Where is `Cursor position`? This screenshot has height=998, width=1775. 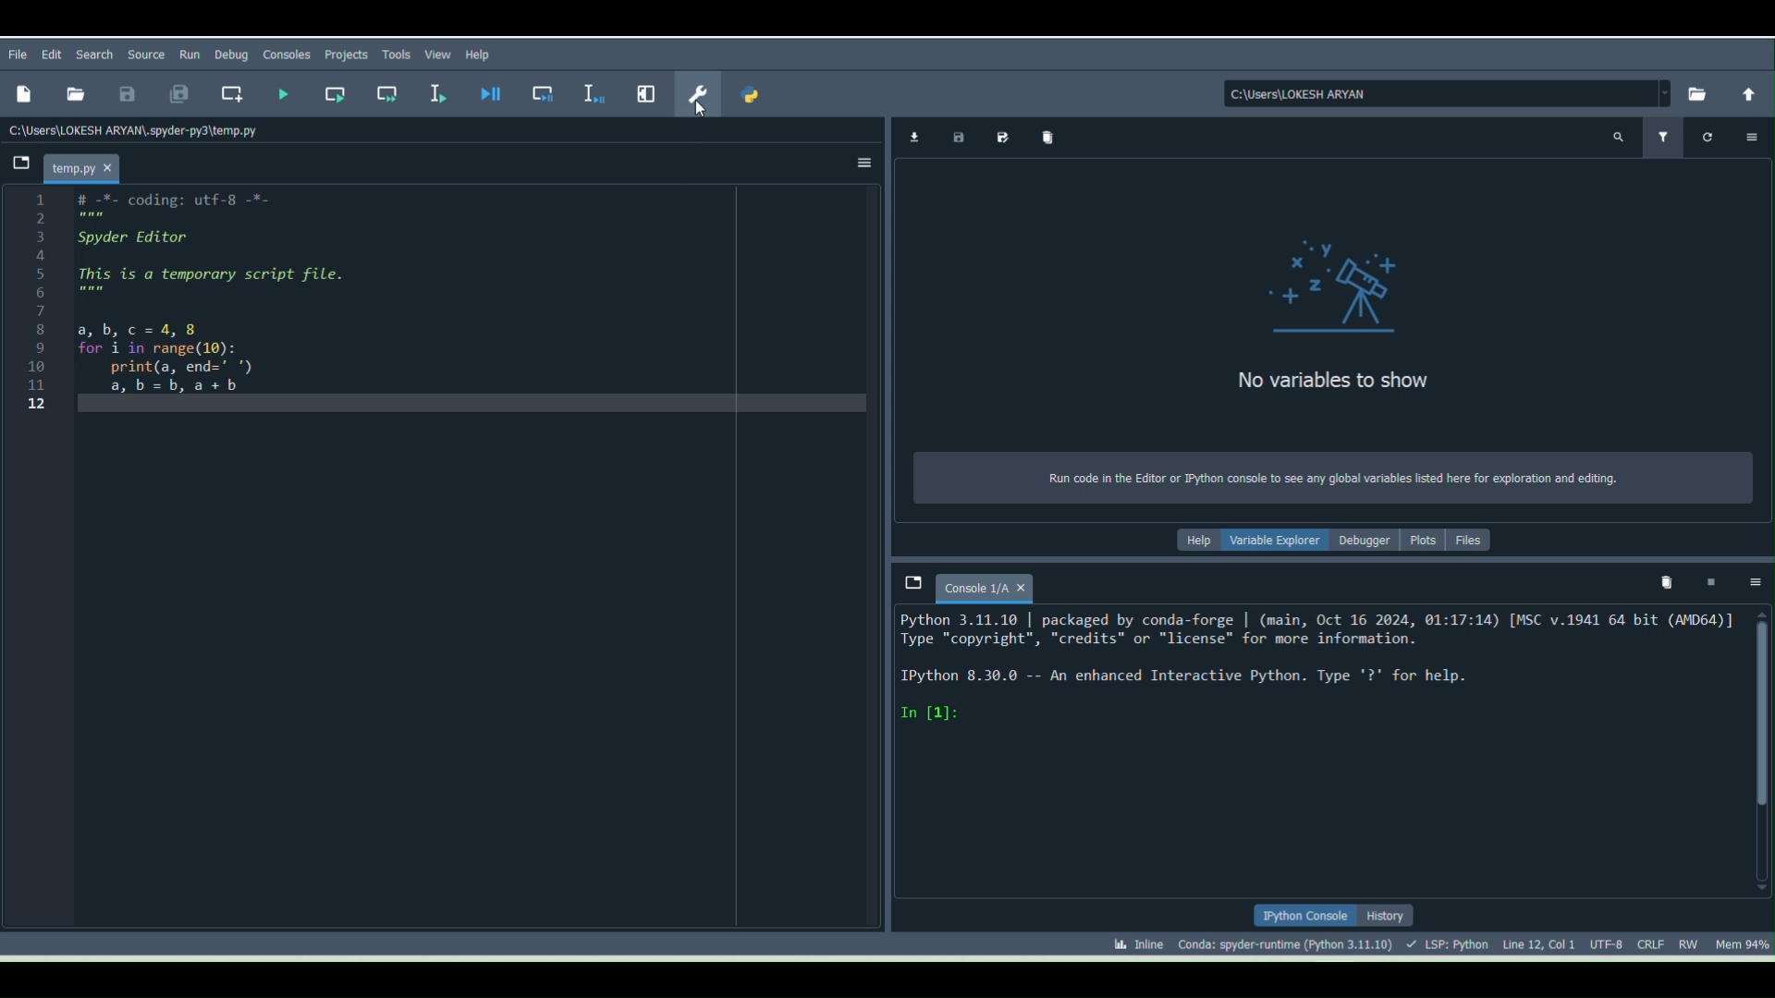
Cursor position is located at coordinates (1538, 942).